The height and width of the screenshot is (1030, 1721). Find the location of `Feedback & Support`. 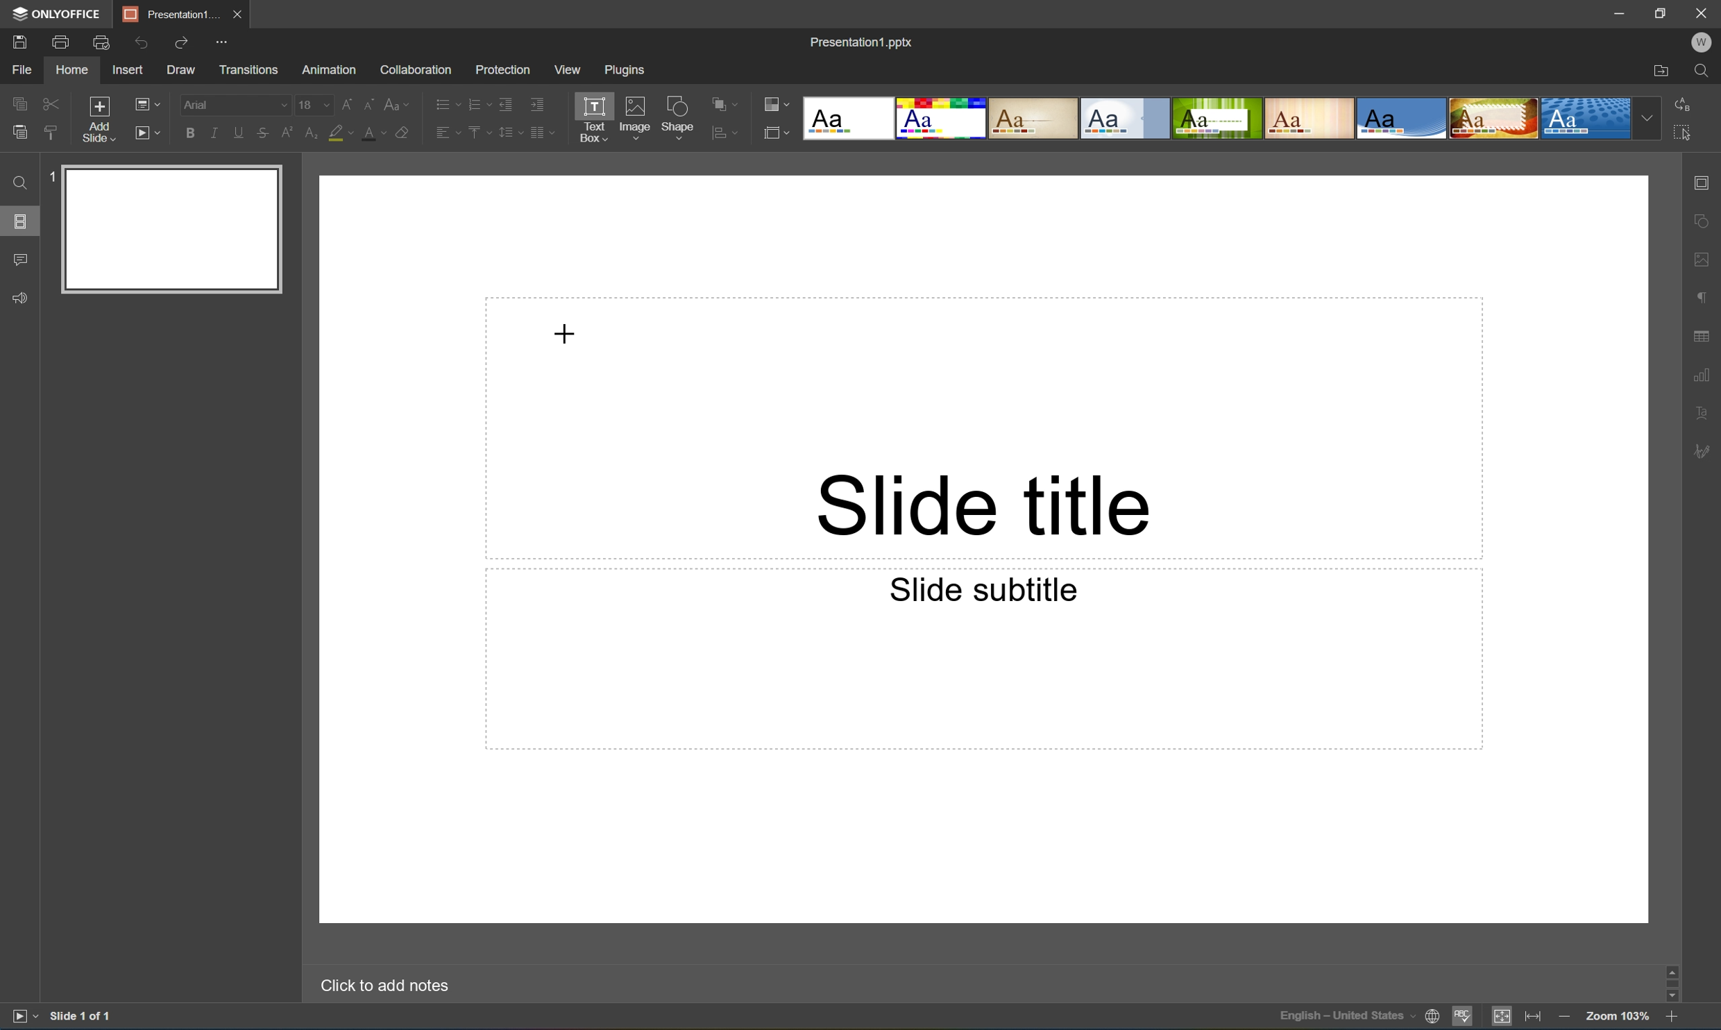

Feedback & Support is located at coordinates (22, 297).